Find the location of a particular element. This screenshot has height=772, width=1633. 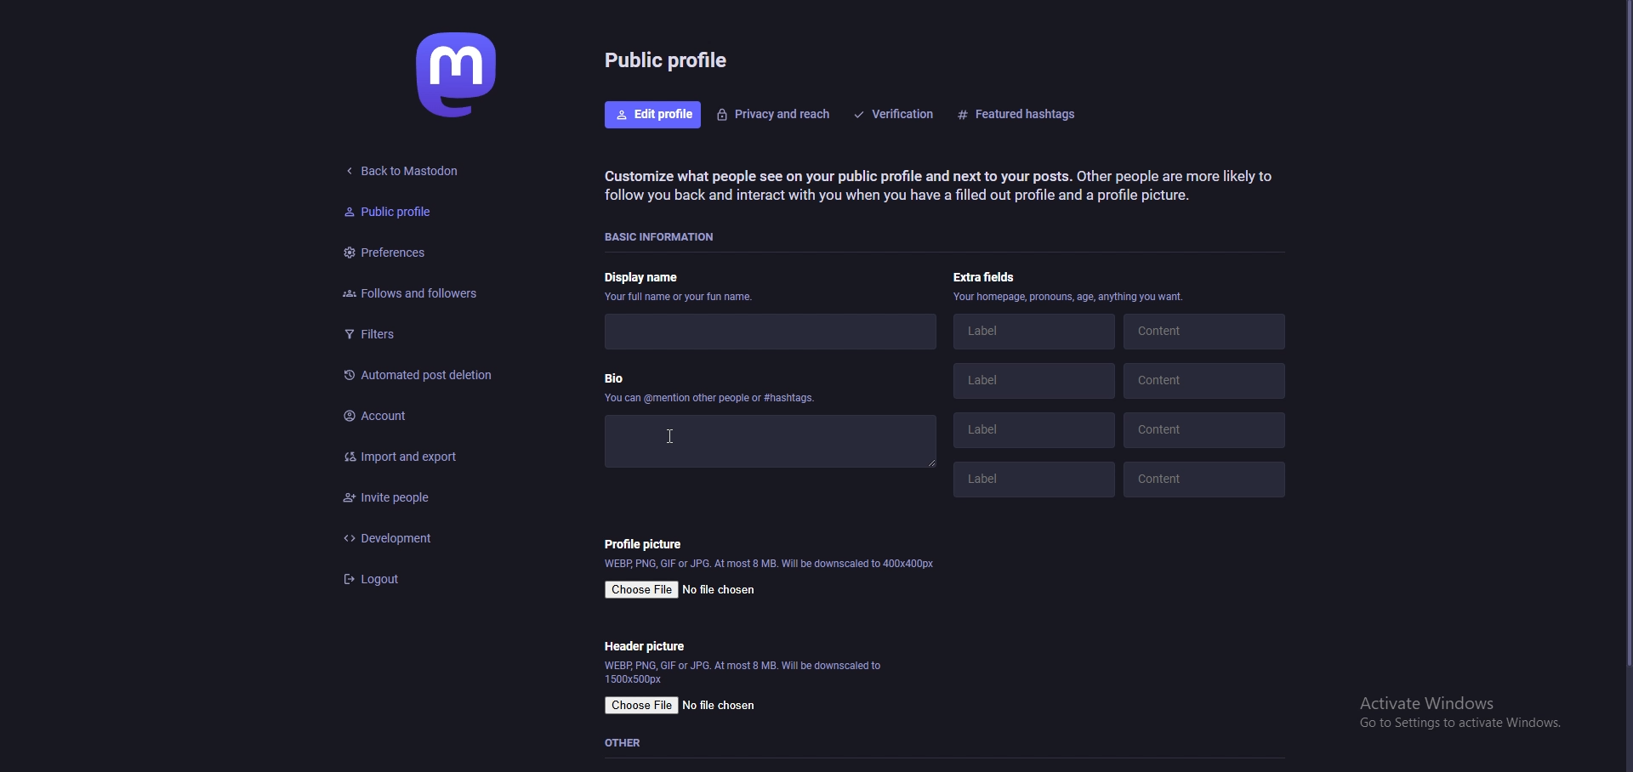

no file chosen is located at coordinates (719, 591).